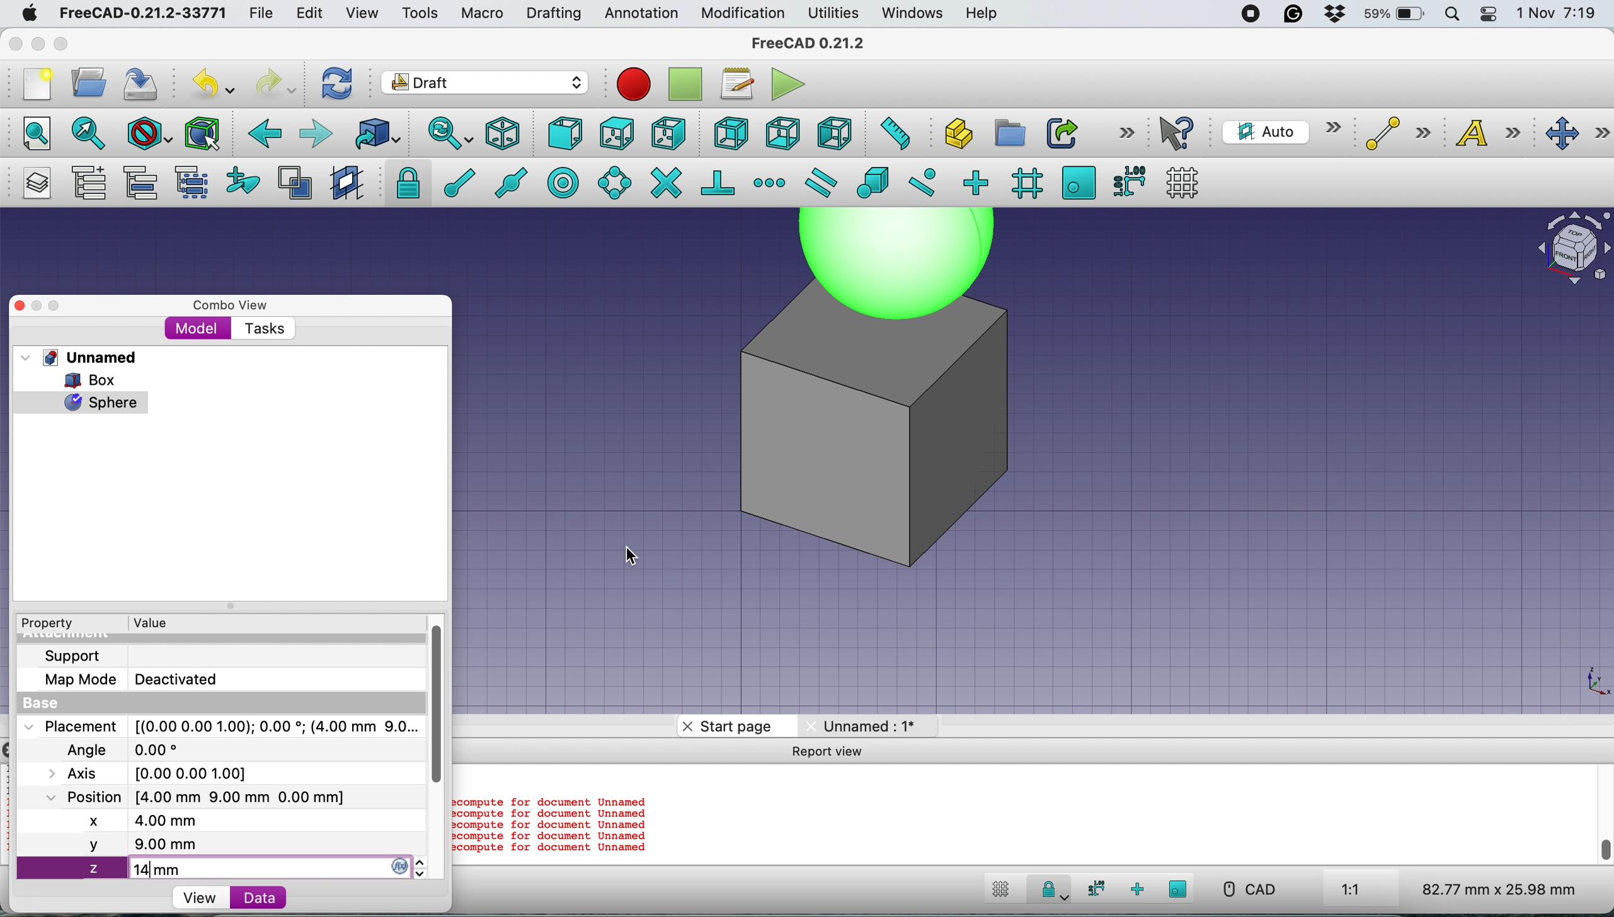  I want to click on unnamed, so click(84, 357).